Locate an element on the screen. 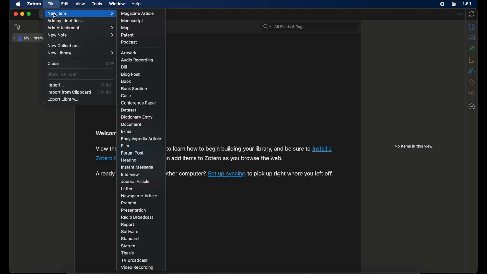  other computer? is located at coordinates (186, 174).